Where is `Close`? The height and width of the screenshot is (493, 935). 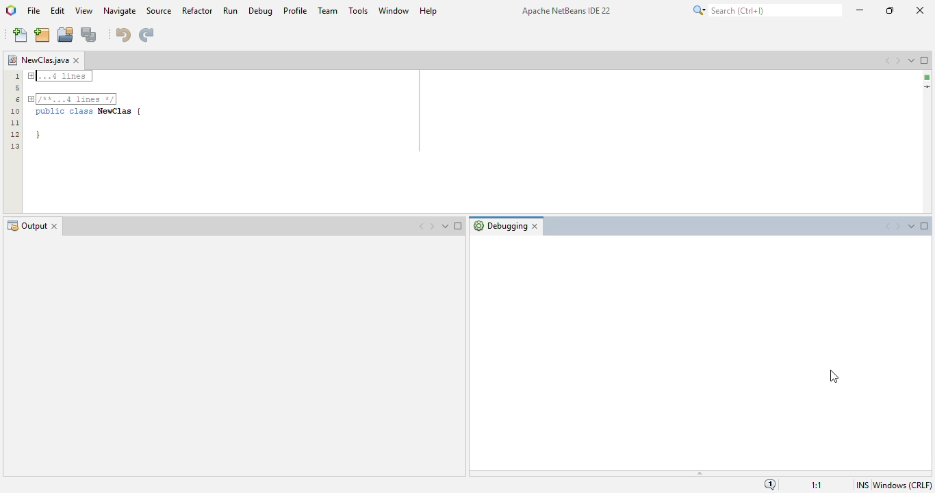
Close is located at coordinates (57, 225).